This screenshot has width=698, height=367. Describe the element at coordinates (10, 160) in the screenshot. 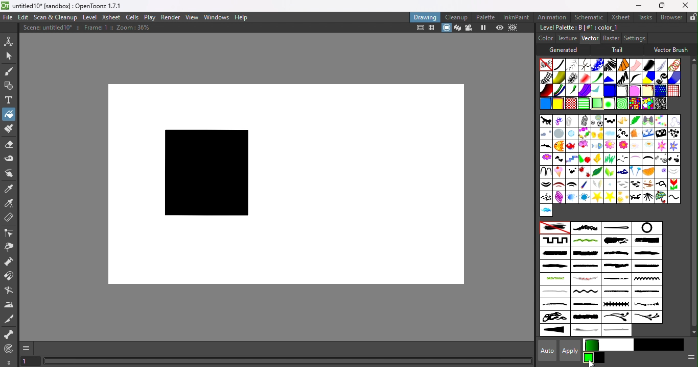

I see `Tape tool` at that location.